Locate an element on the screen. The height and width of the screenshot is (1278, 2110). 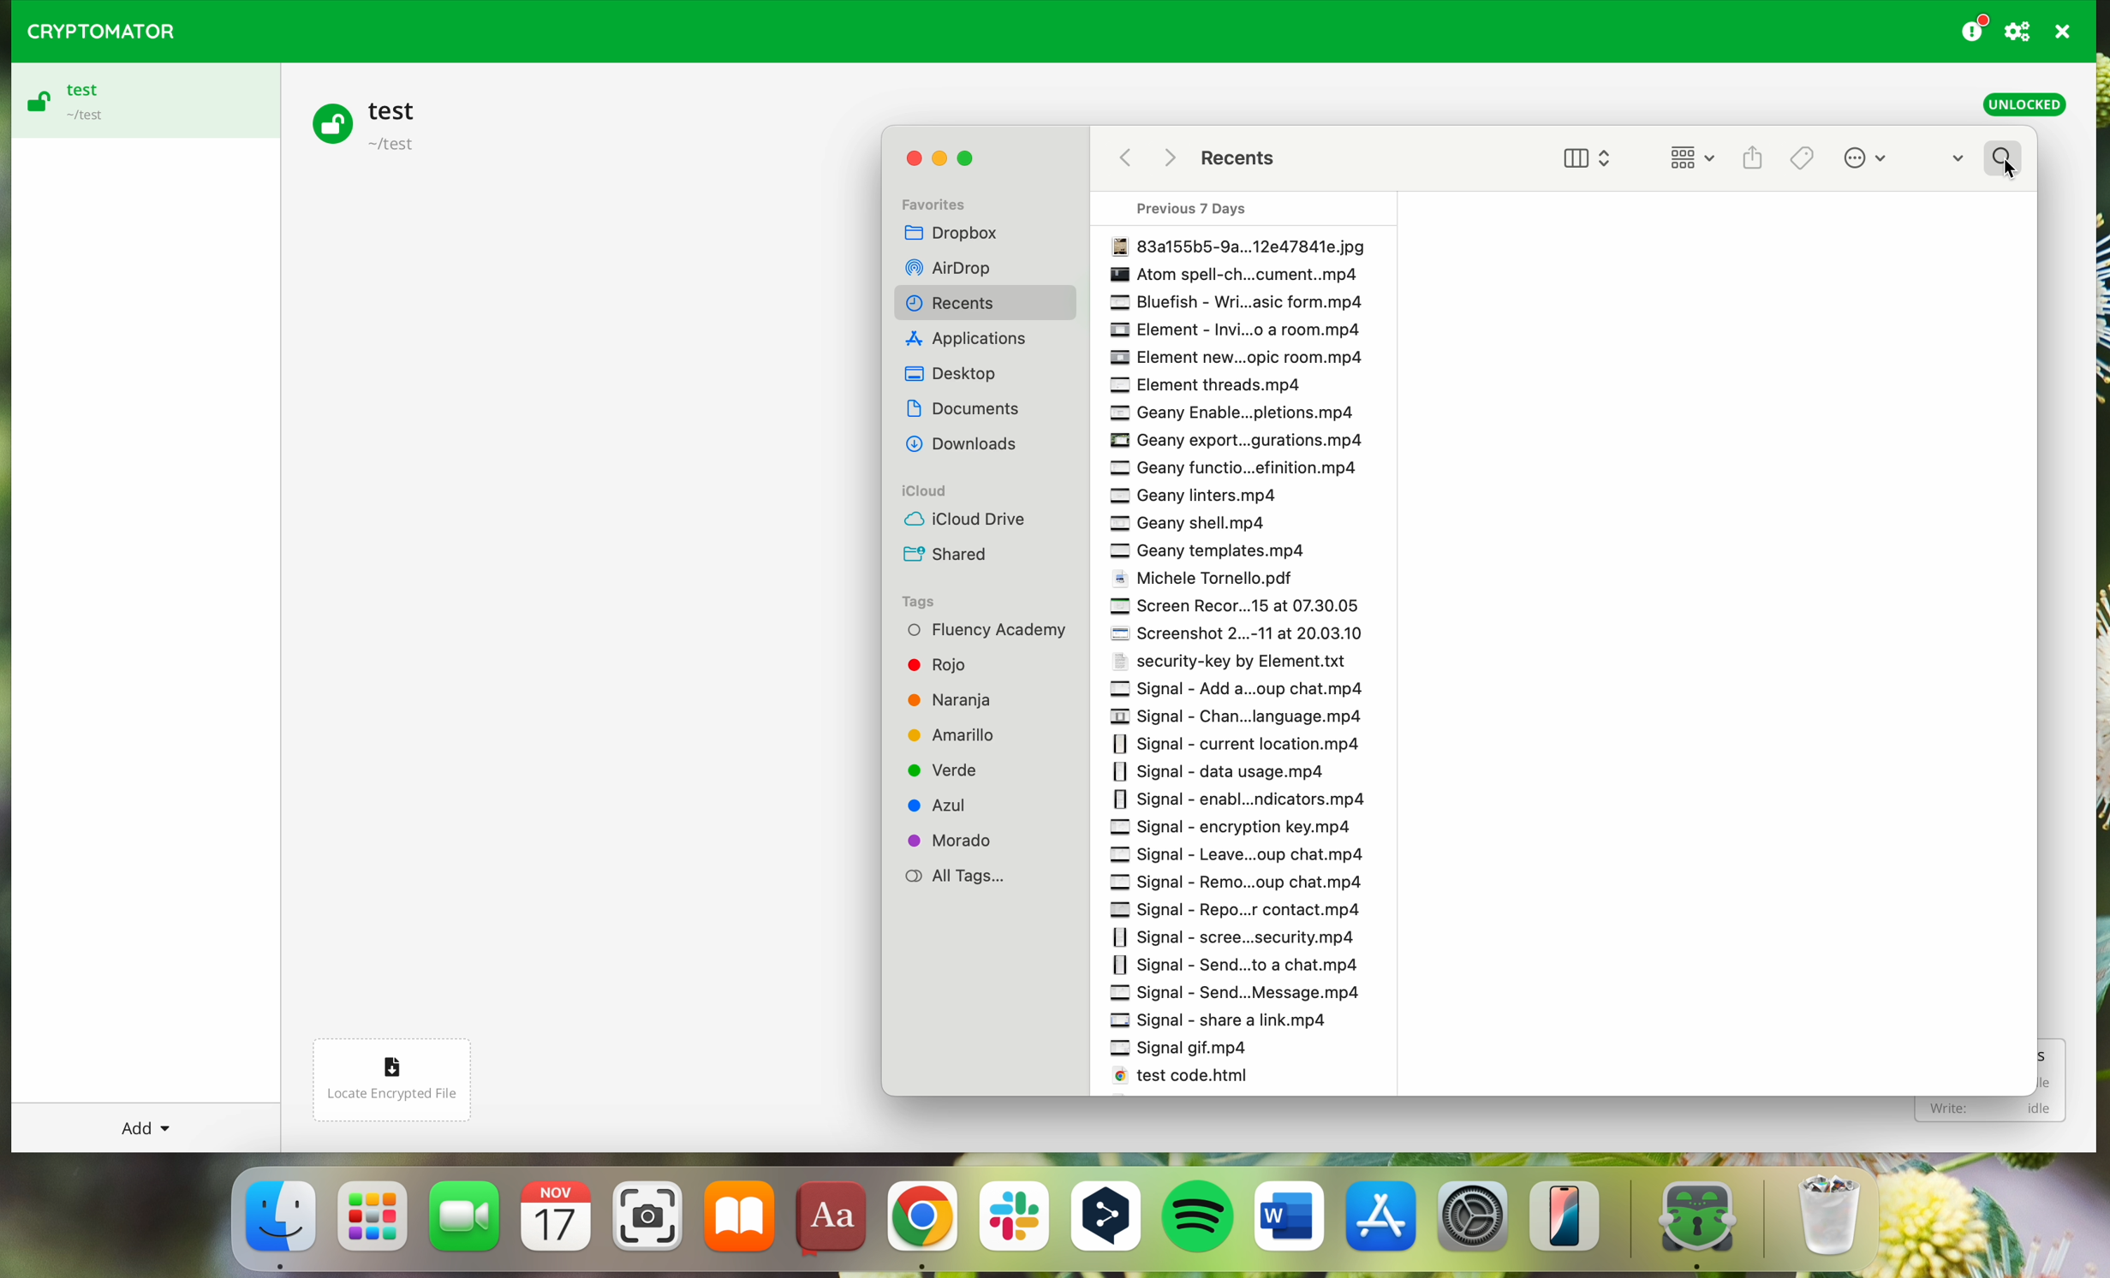
Tags is located at coordinates (1804, 162).